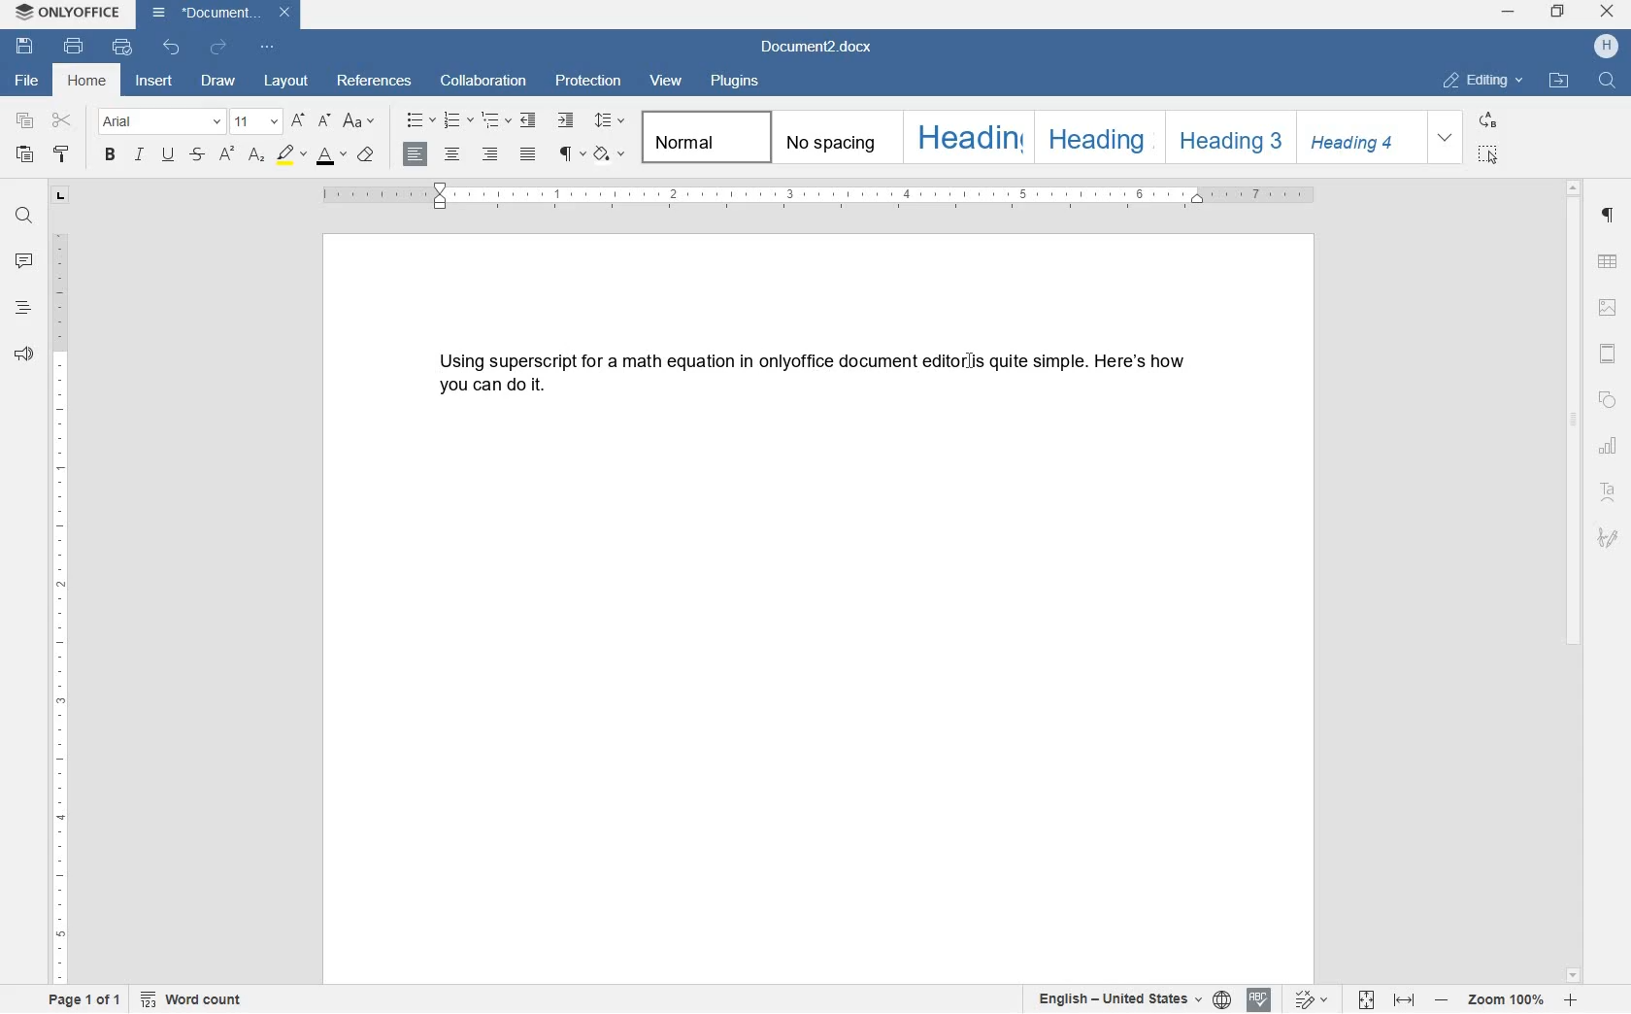 The height and width of the screenshot is (1014, 1631). Describe the element at coordinates (1257, 1000) in the screenshot. I see `spell check` at that location.